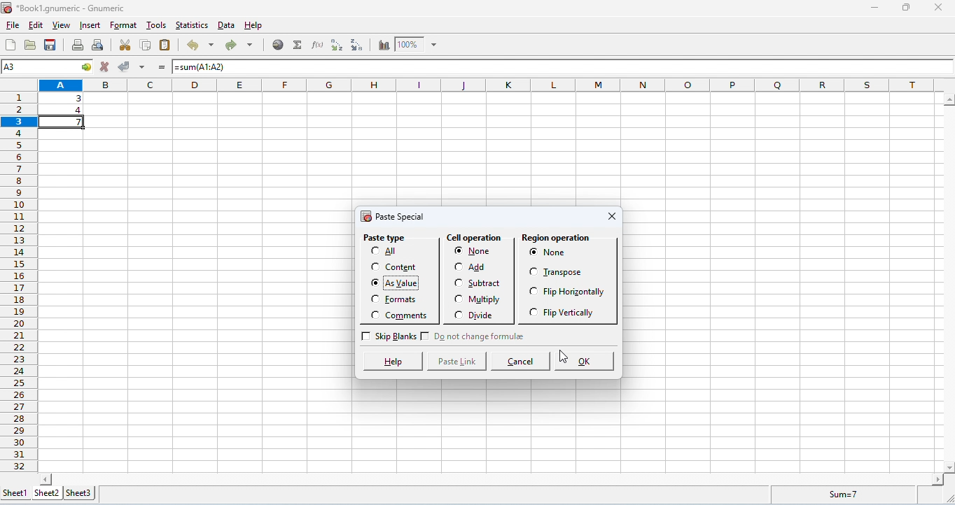 The height and width of the screenshot is (505, 955). Describe the element at coordinates (489, 85) in the screenshot. I see `column headings` at that location.